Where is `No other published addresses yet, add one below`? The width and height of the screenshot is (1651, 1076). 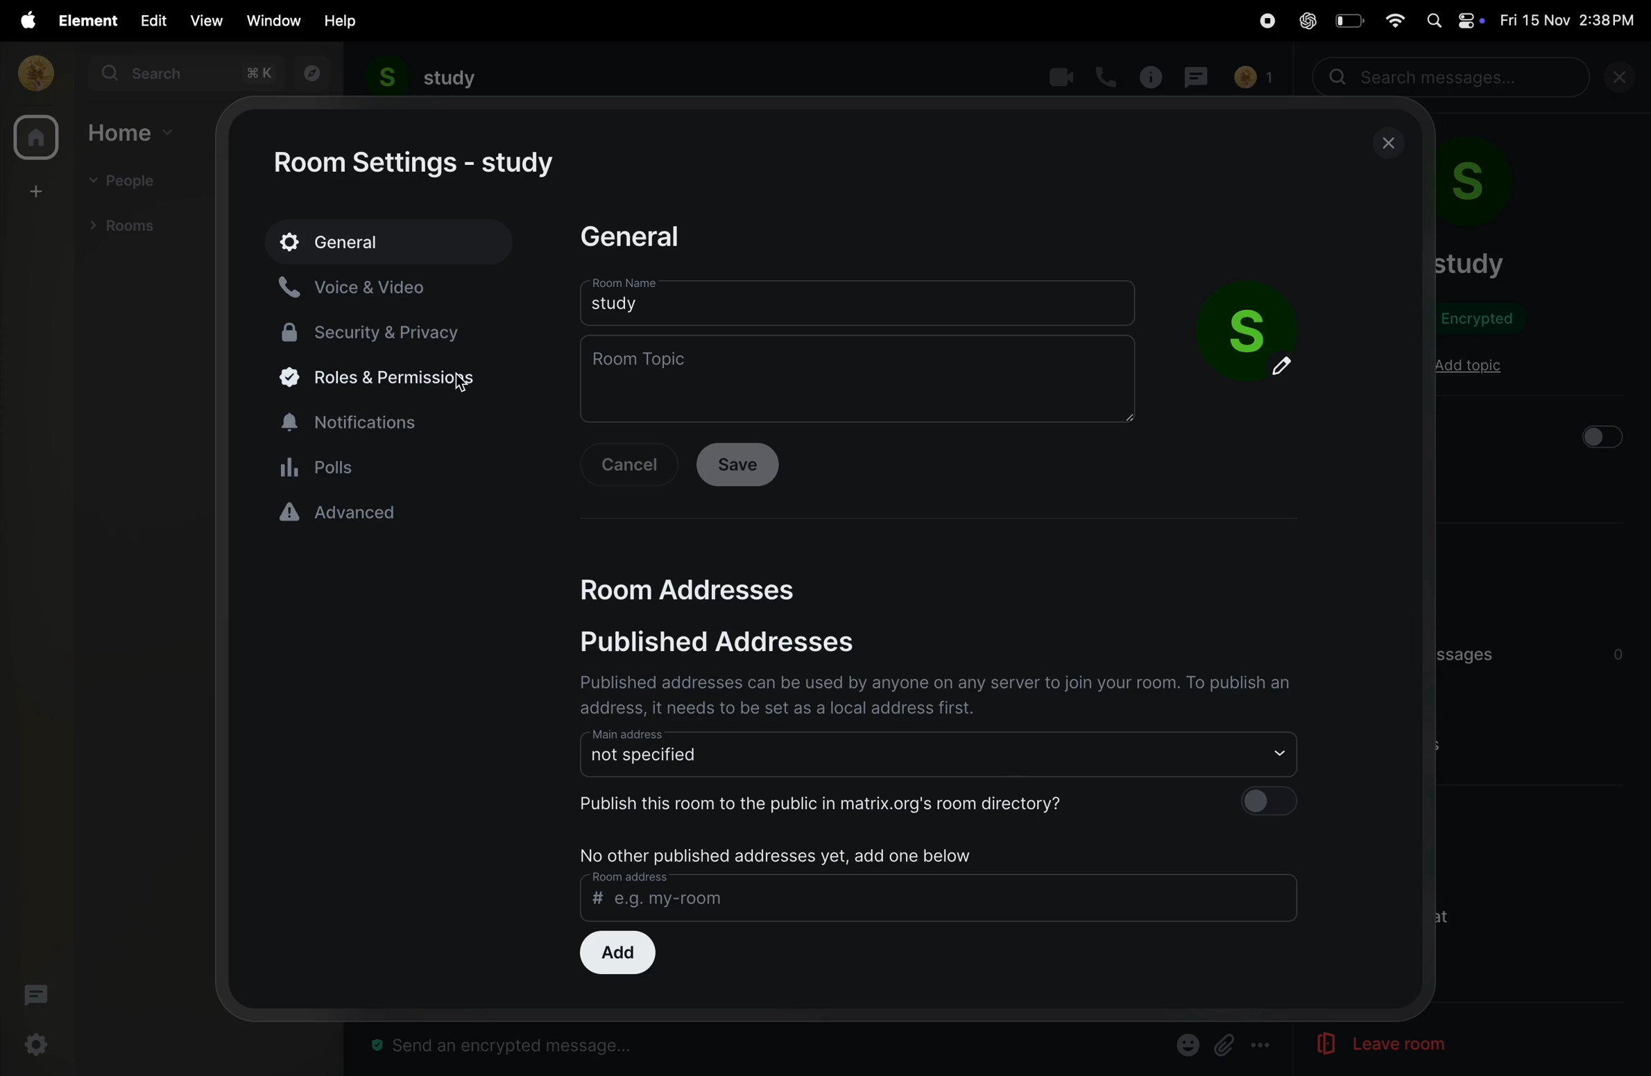
No other published addresses yet, add one below is located at coordinates (781, 854).